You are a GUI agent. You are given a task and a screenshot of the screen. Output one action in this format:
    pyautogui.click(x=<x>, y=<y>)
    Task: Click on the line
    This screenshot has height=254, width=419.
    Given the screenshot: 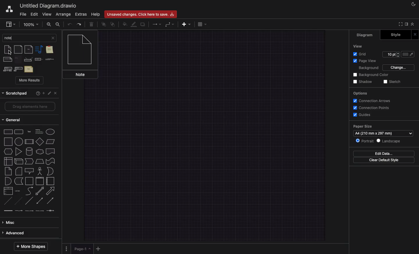 What is the action you would take?
    pyautogui.click(x=29, y=202)
    